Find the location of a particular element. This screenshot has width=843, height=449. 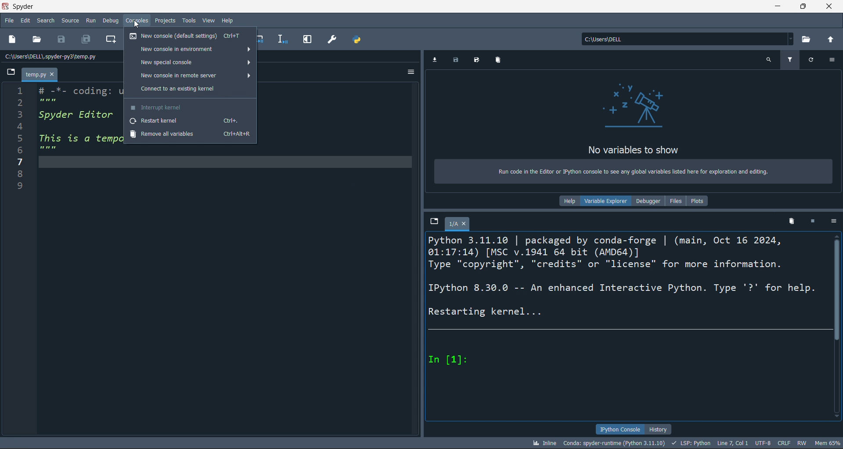

cursor is located at coordinates (137, 25).